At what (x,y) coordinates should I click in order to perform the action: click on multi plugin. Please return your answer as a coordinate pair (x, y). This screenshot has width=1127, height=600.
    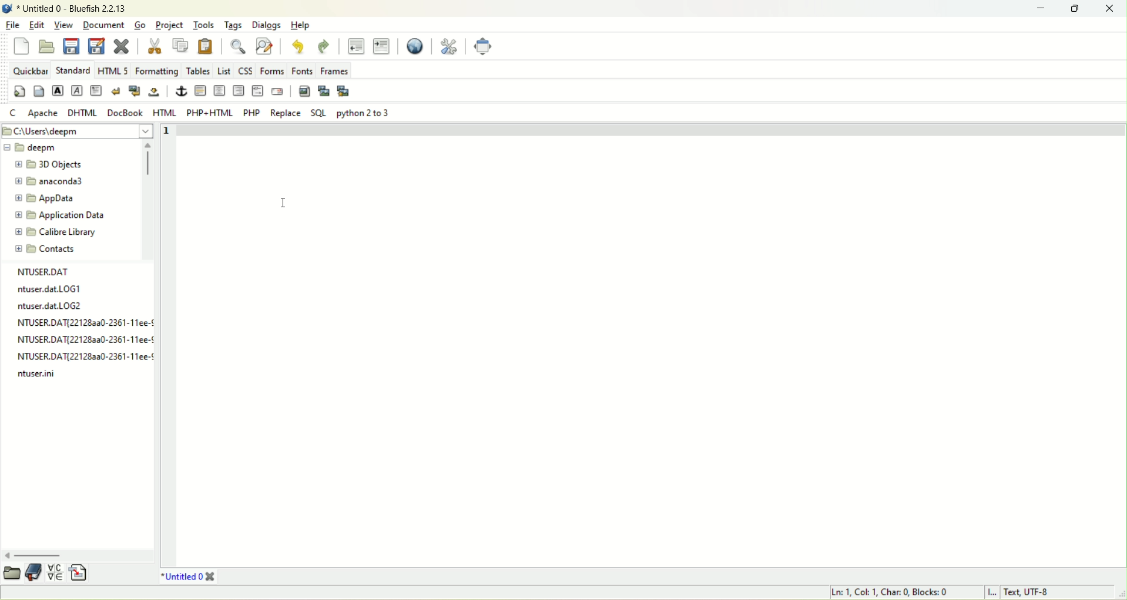
    Looking at the image, I should click on (344, 92).